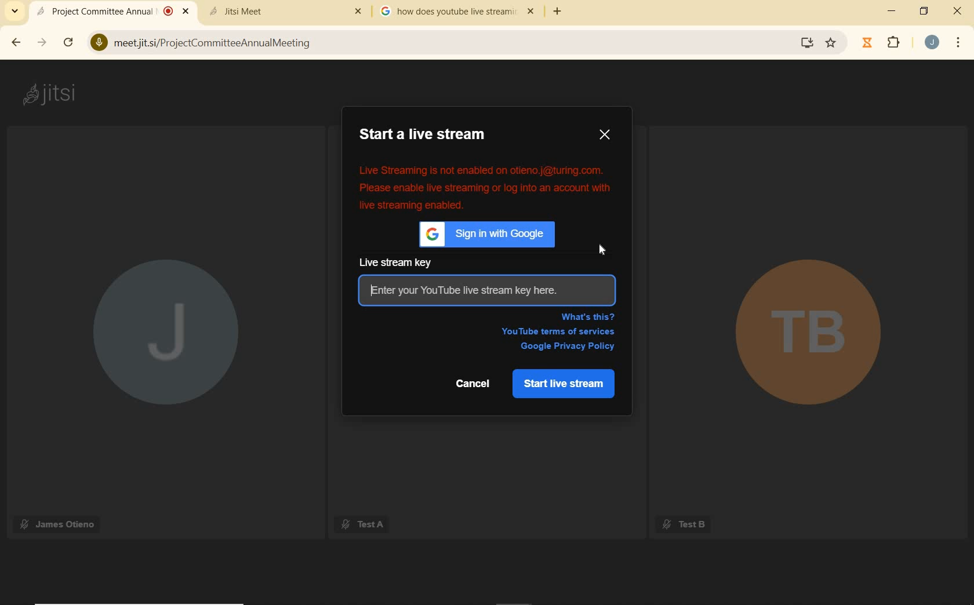  I want to click on reload, so click(72, 44).